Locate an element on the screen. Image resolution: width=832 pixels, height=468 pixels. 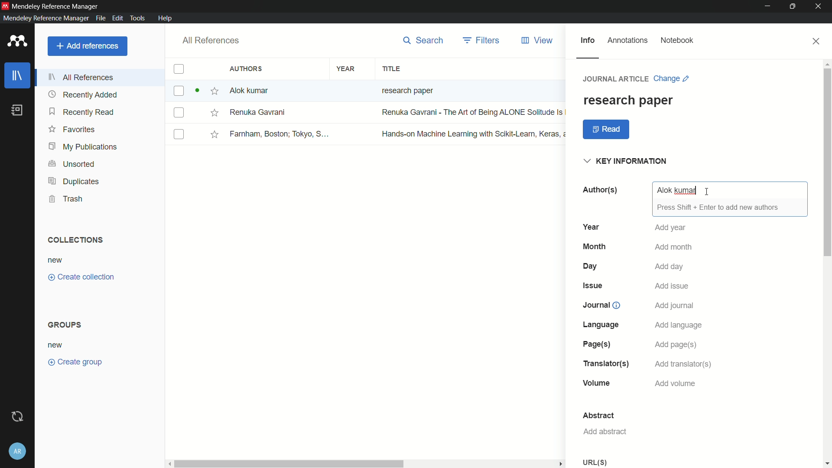
journal article is located at coordinates (617, 78).